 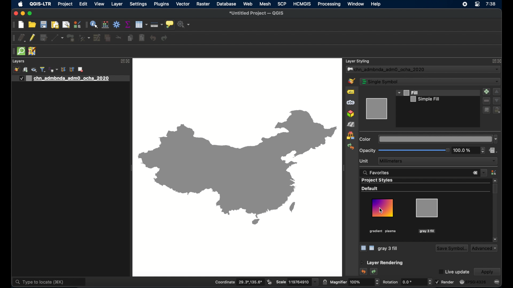 I want to click on toolbox, so click(x=116, y=25).